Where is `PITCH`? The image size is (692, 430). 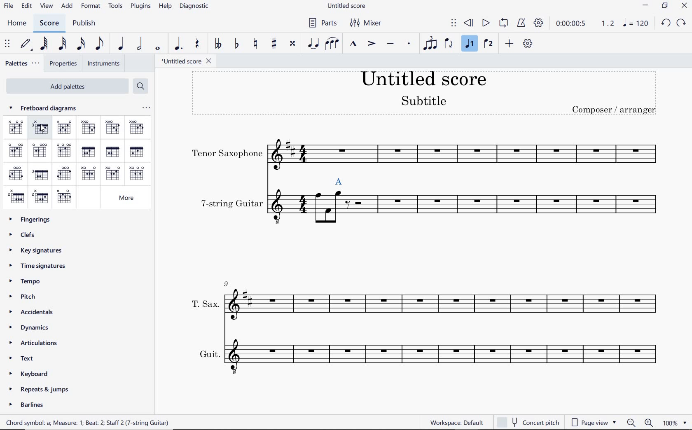 PITCH is located at coordinates (26, 297).